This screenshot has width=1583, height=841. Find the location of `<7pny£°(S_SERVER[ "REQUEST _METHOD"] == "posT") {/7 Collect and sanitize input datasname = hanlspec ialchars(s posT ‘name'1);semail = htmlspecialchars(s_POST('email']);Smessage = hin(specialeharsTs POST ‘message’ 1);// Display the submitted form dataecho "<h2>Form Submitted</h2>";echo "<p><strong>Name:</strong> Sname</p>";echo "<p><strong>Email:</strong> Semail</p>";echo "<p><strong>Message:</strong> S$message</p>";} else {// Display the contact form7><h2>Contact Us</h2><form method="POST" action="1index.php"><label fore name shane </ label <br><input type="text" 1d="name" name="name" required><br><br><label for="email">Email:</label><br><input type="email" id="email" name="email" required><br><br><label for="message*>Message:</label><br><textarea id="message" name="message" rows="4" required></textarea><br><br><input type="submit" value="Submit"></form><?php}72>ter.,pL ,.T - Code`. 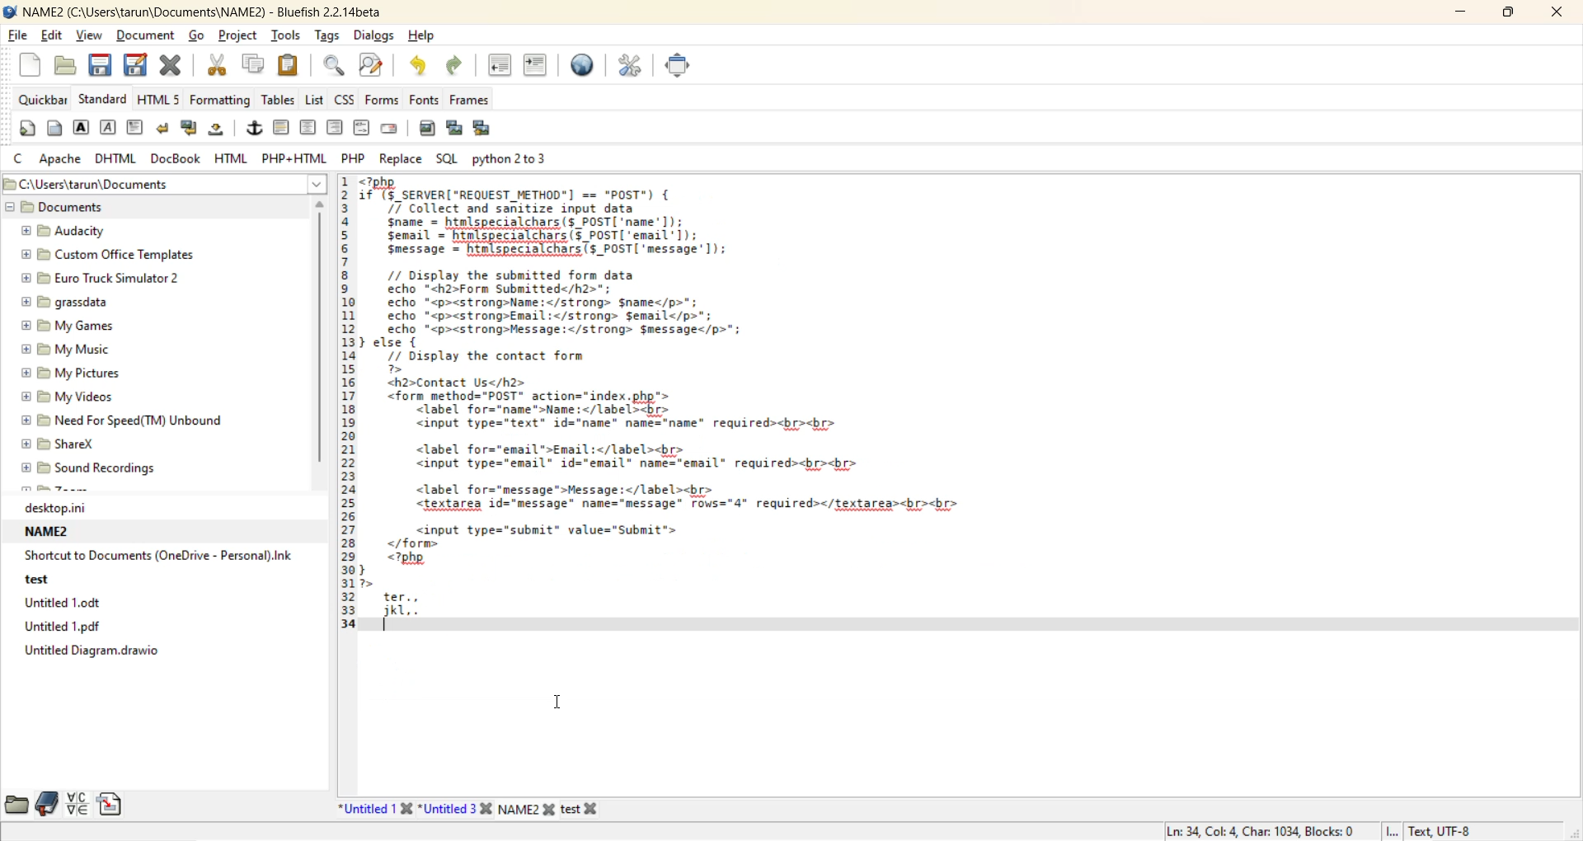

<7pny£°(S_SERVER[ "REQUEST _METHOD"] == "posT") {/7 Collect and sanitize input datasname = hanlspec ialchars(s posT ‘name'1);semail = htmlspecialchars(s_POST('email']);Smessage = hin(specialeharsTs POST ‘message’ 1);// Display the submitted form dataecho "<h2>Form Submitted</h2>";echo "<p><strong>Name:</strong> Sname</p>";echo "<p><strong>Email:</strong> Semail</p>";echo "<p><strong>Message:</strong> S$message</p>";} else {// Display the contact form7><h2>Contact Us</h2><form method="POST" action="1index.php"><label fore name shane </ label <br><input type="text" 1d="name" name="name" required><br><br><label for="email">Email:</label><br><input type="email" id="email" name="email" required><br><br><label for="message*>Message:</label><br><textarea id="message" name="message" rows="4" required></textarea><br><br><input type="submit" value="Submit"></form><?php}72>ter.,pL ,.T - Code is located at coordinates (728, 440).